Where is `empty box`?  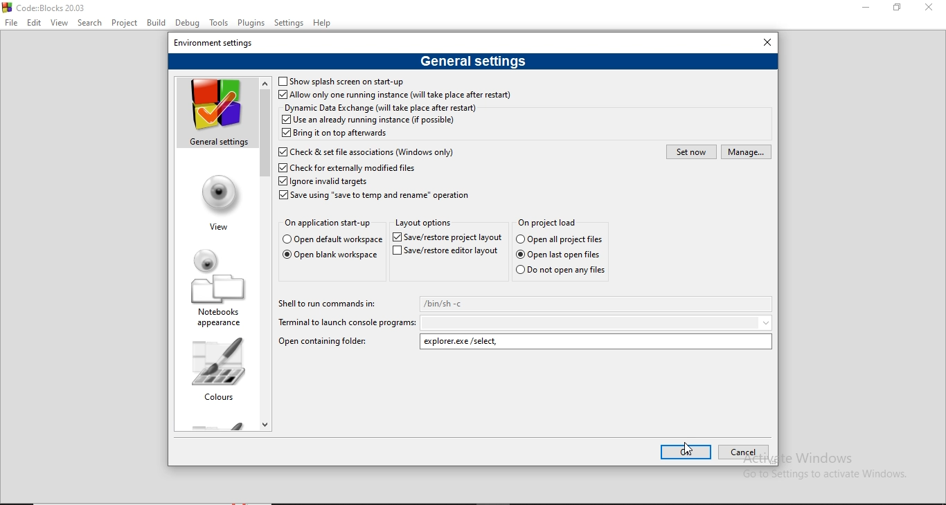 empty box is located at coordinates (598, 322).